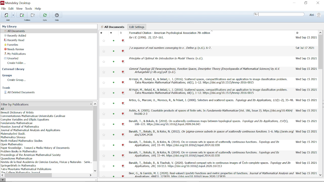  What do you see at coordinates (111, 33) in the screenshot?
I see `read status` at bounding box center [111, 33].